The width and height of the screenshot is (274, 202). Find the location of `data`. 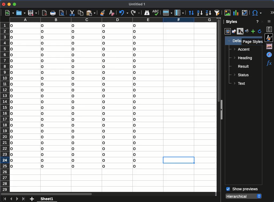

data is located at coordinates (75, 97).